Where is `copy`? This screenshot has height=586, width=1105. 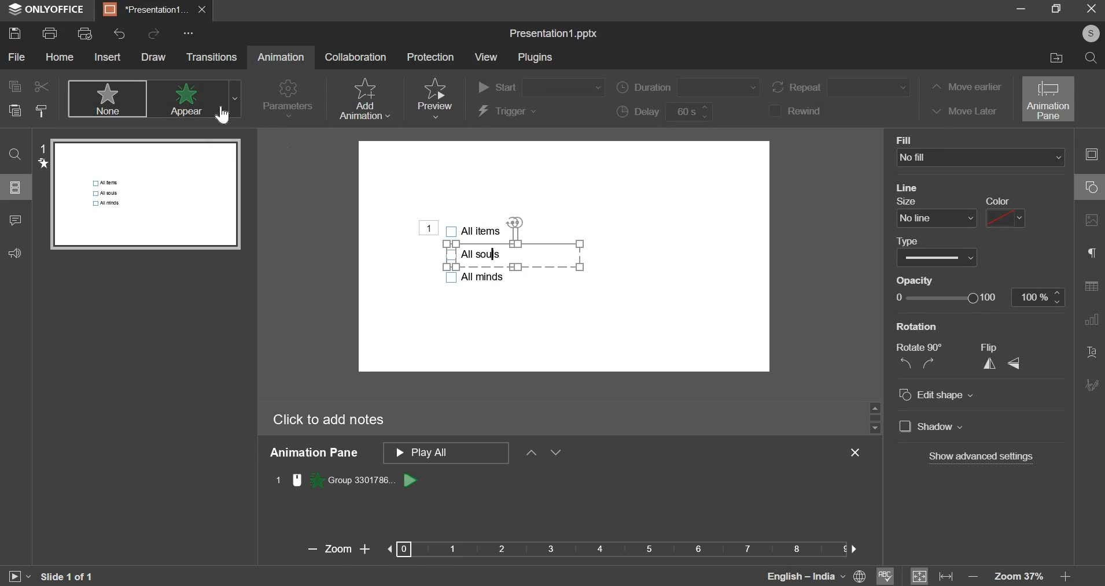
copy is located at coordinates (13, 86).